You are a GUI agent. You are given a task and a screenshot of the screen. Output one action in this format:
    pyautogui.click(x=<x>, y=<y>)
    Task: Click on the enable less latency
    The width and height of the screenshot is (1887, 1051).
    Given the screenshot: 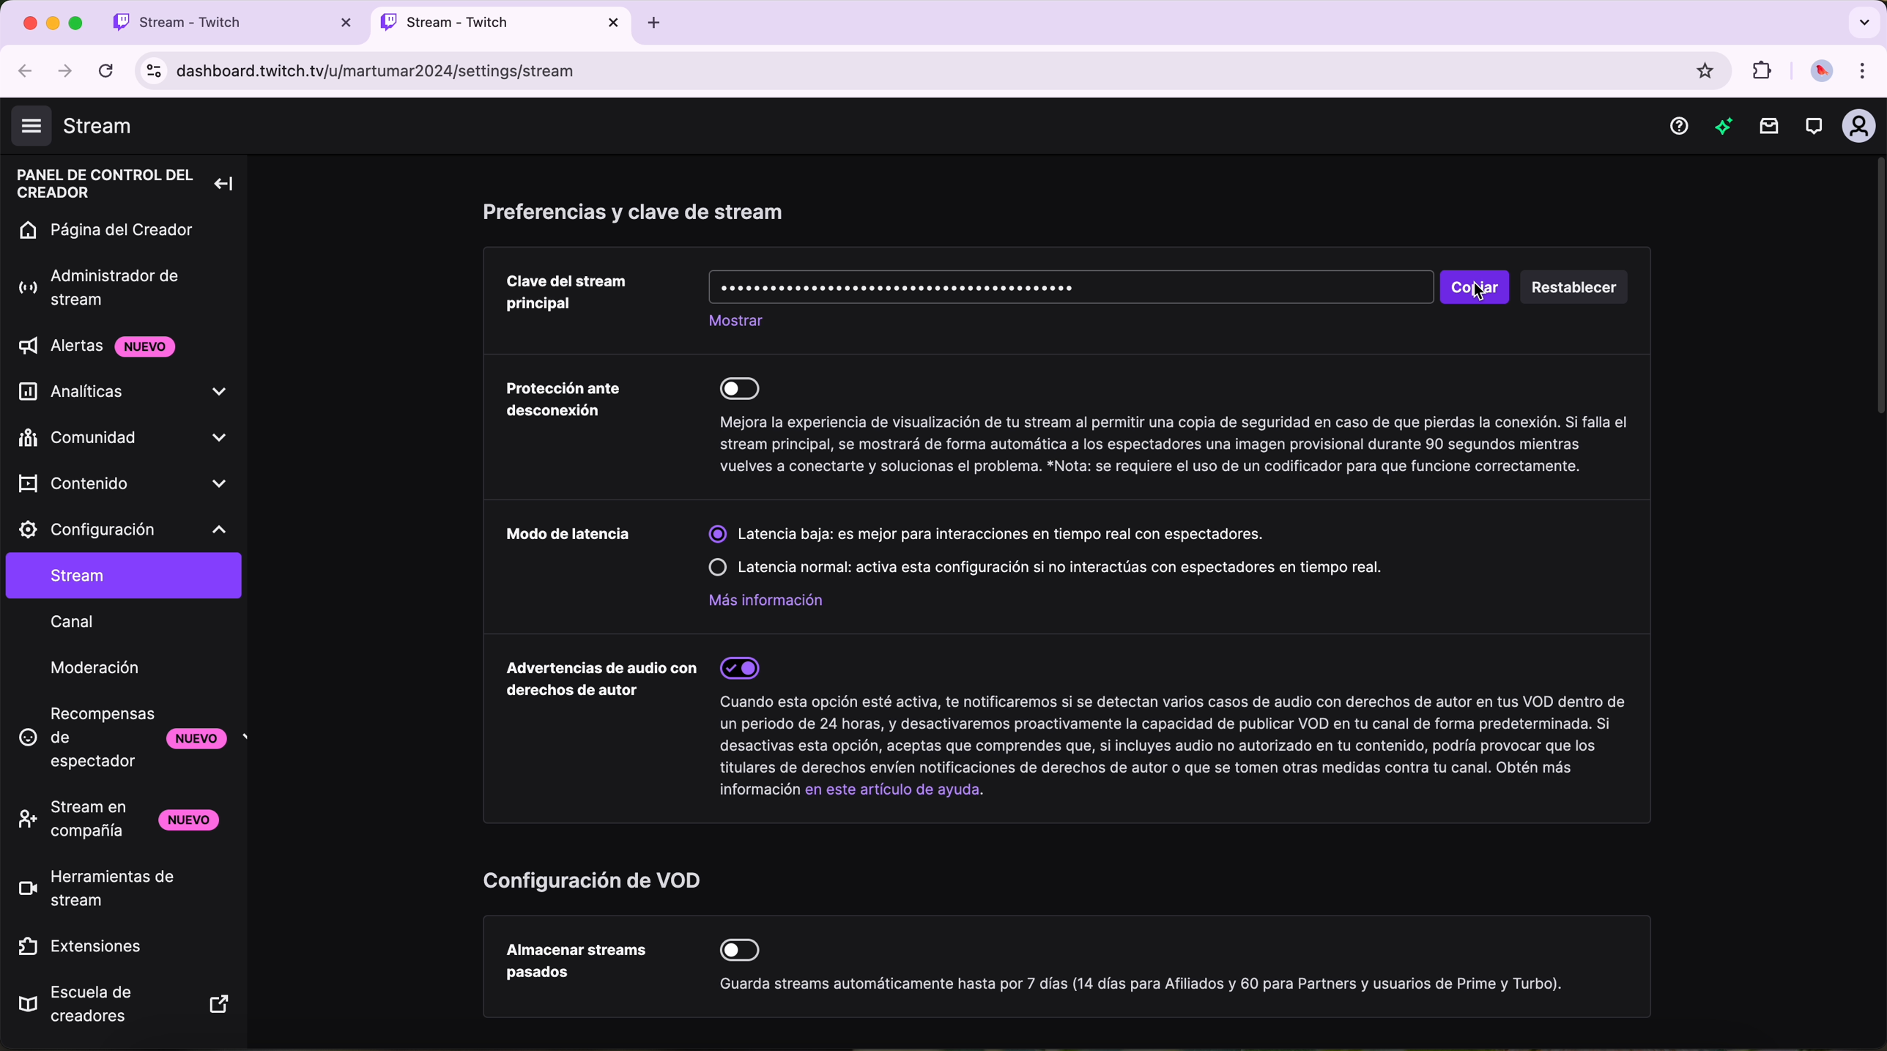 What is the action you would take?
    pyautogui.click(x=980, y=532)
    